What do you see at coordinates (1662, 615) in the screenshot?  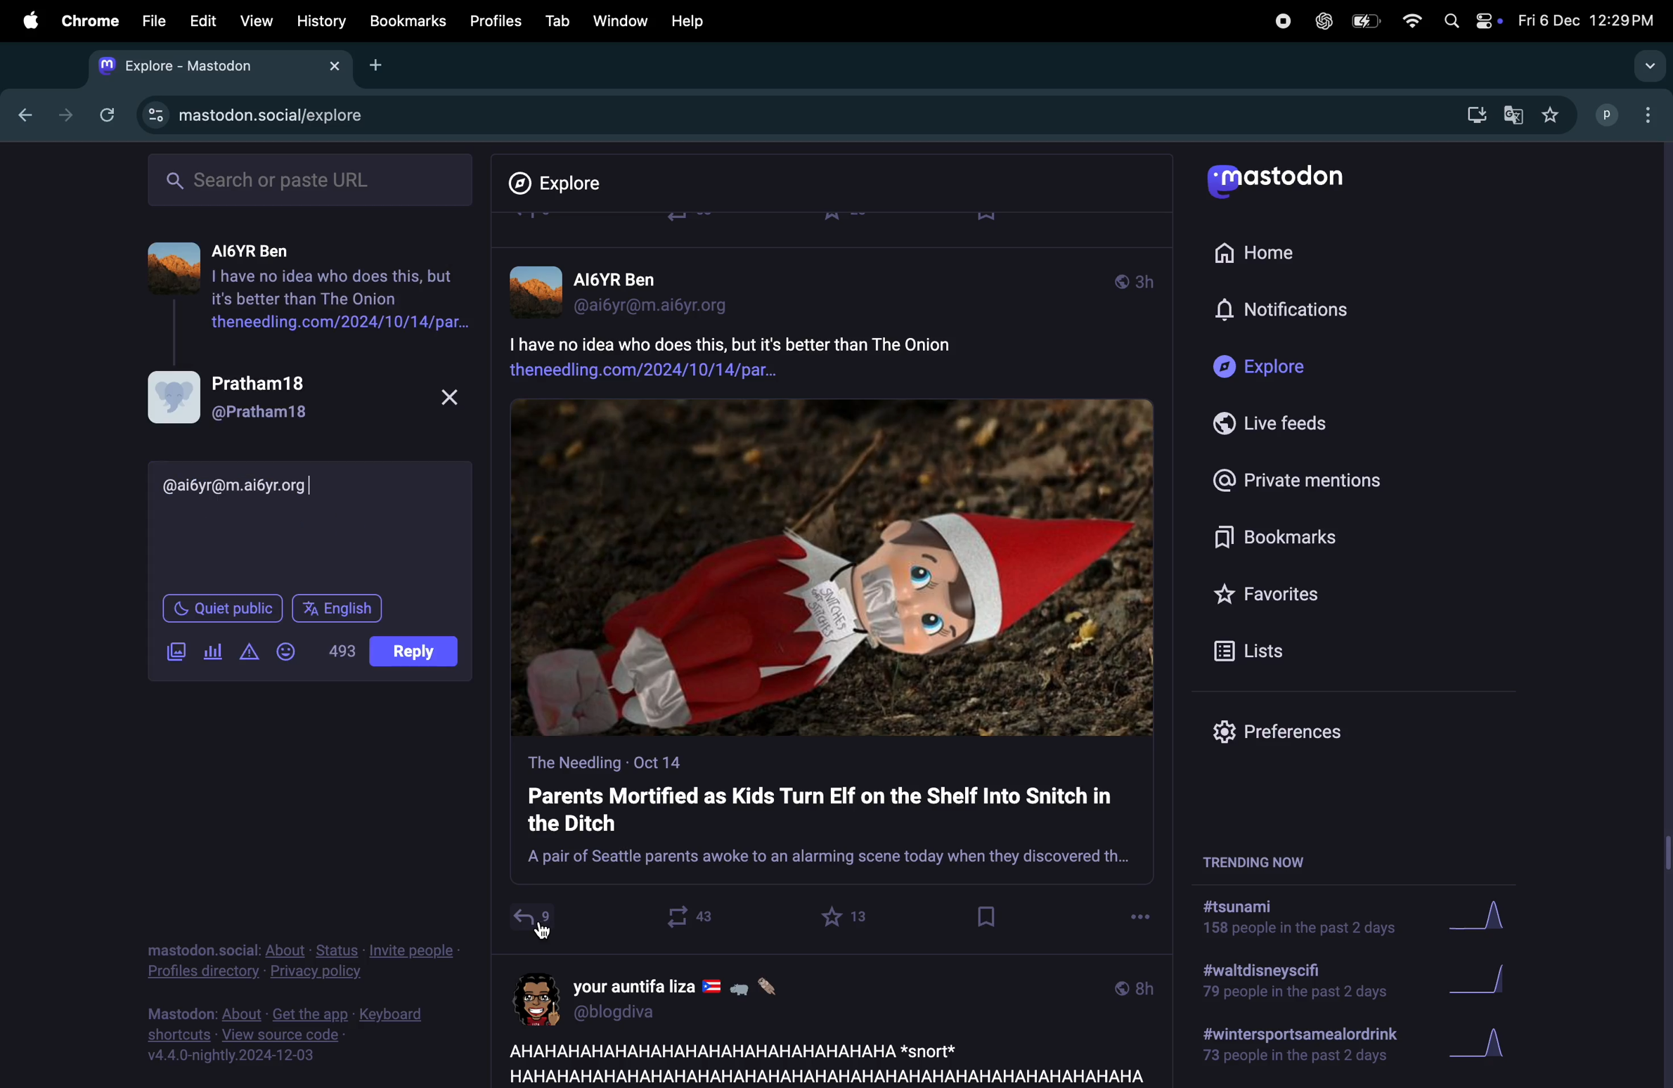 I see `` at bounding box center [1662, 615].